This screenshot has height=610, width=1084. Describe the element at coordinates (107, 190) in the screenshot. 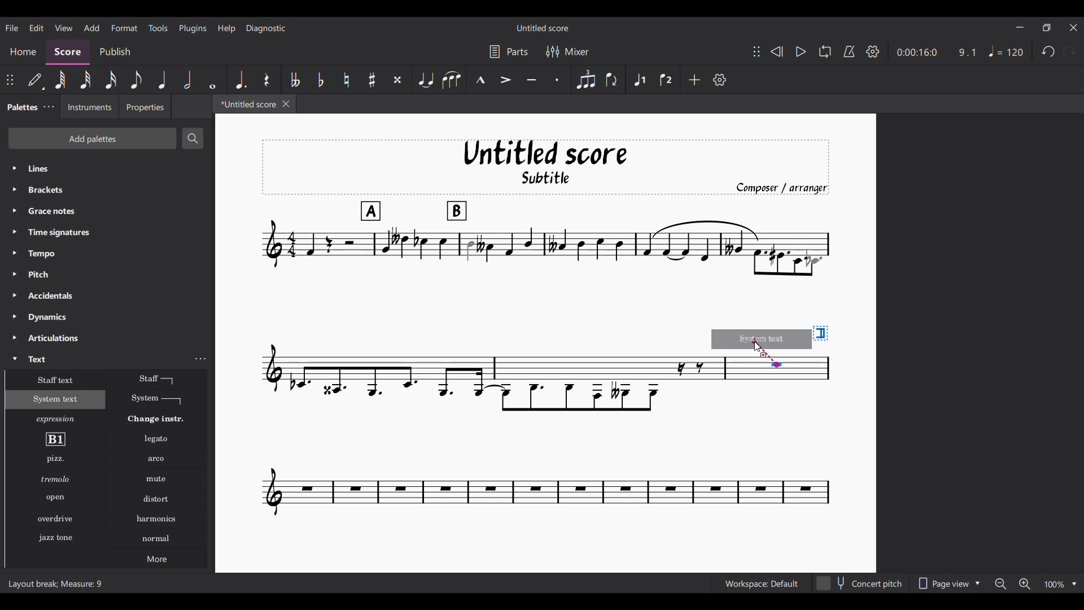

I see `Brackets` at that location.